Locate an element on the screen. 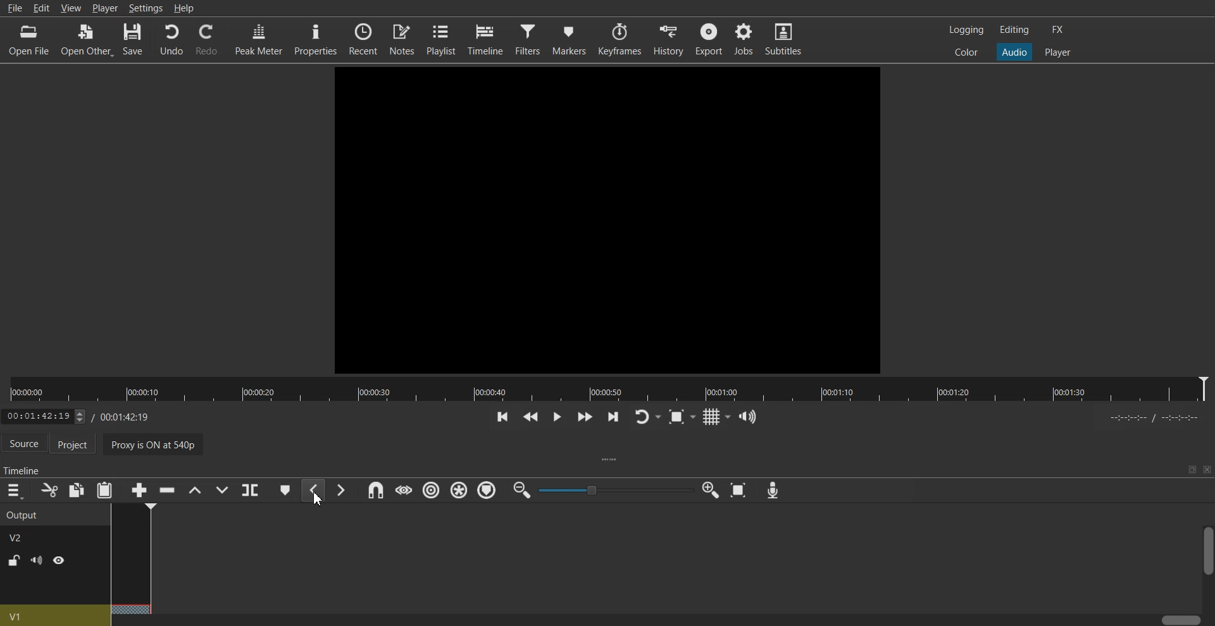  Ripple all track is located at coordinates (458, 489).